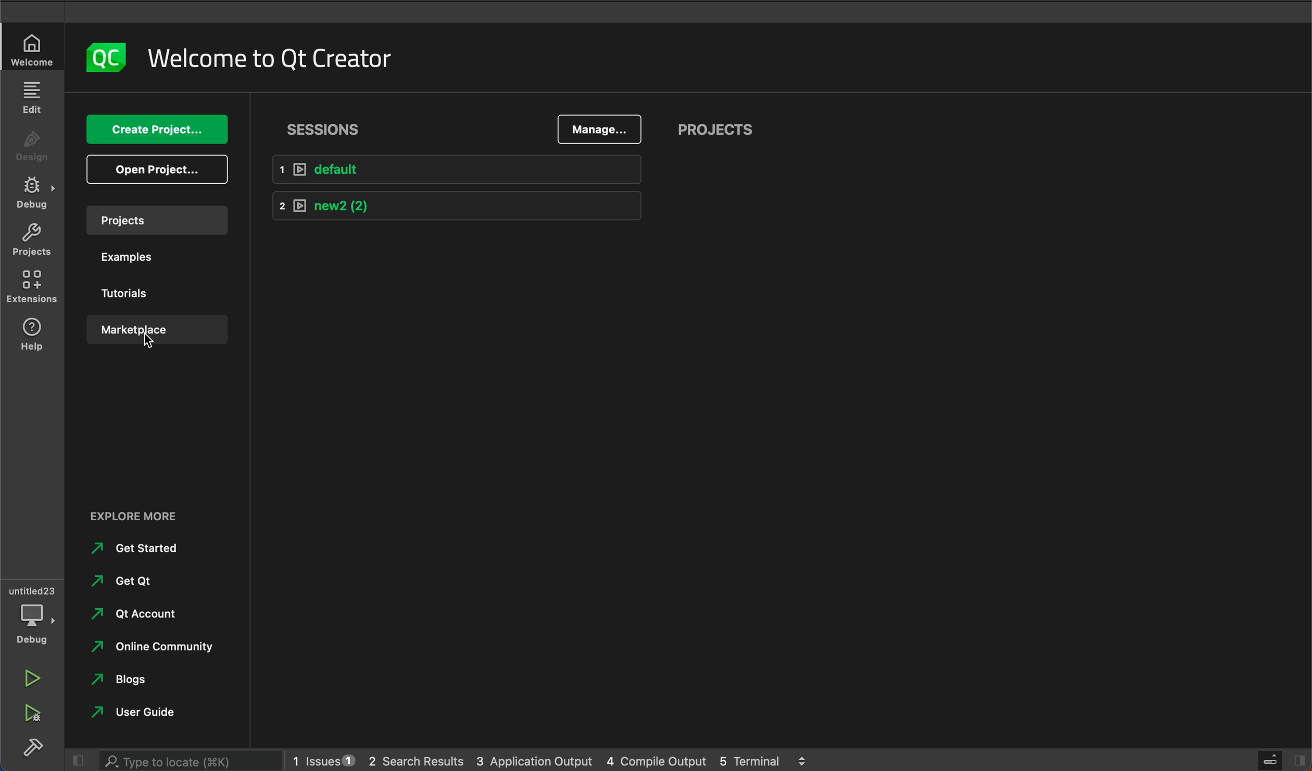  I want to click on build, so click(35, 749).